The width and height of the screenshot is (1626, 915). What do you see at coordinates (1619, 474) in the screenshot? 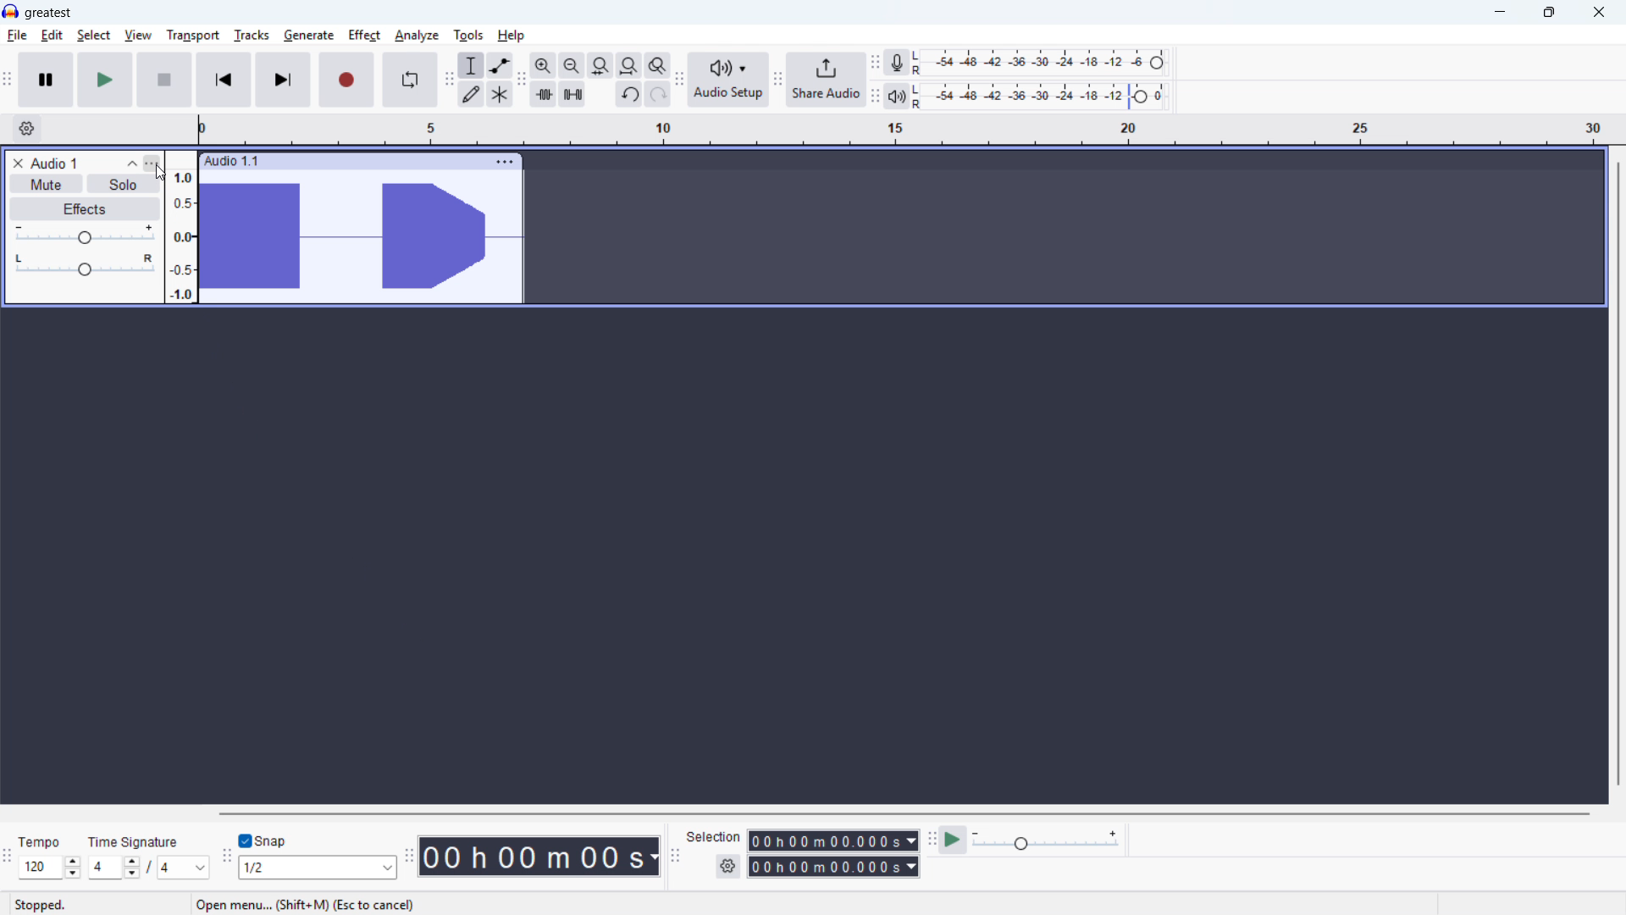
I see `Vertical scroll bar ` at bounding box center [1619, 474].